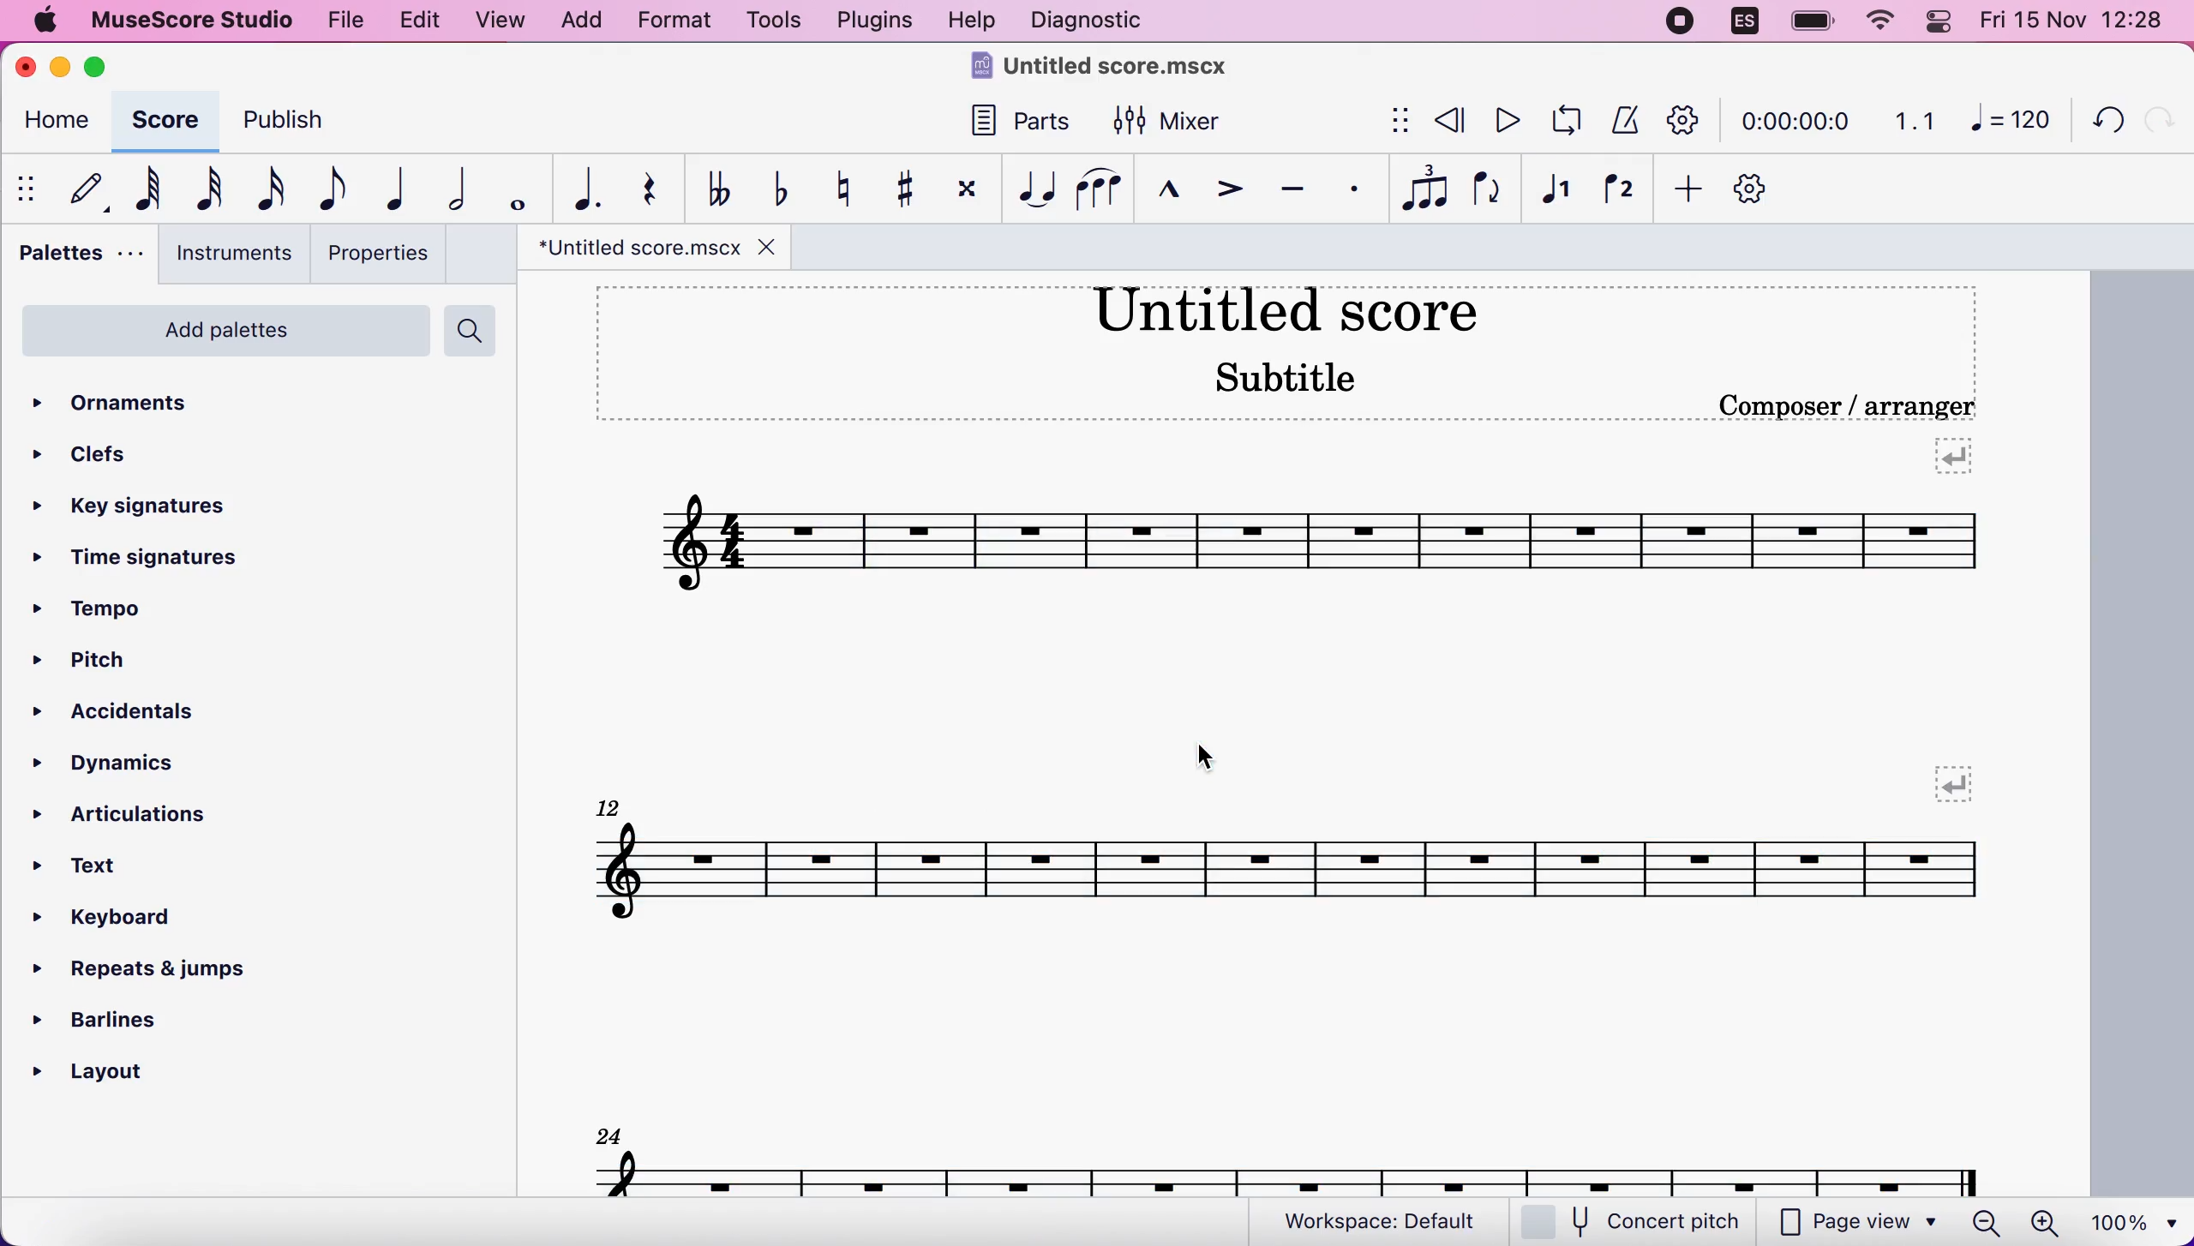 Image resolution: width=2194 pixels, height=1246 pixels. What do you see at coordinates (1621, 191) in the screenshot?
I see `voice 2` at bounding box center [1621, 191].